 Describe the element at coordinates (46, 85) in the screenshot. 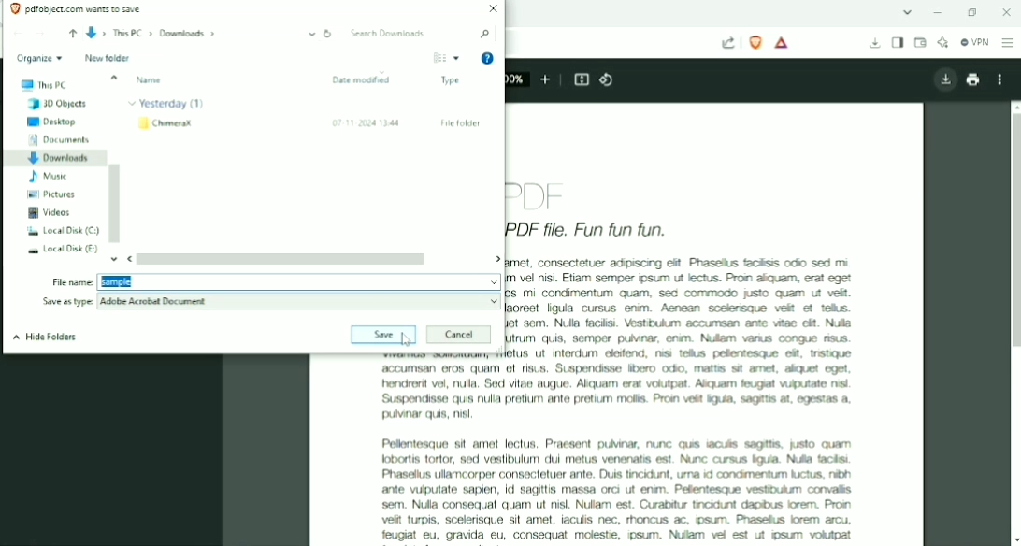

I see `This PC` at that location.